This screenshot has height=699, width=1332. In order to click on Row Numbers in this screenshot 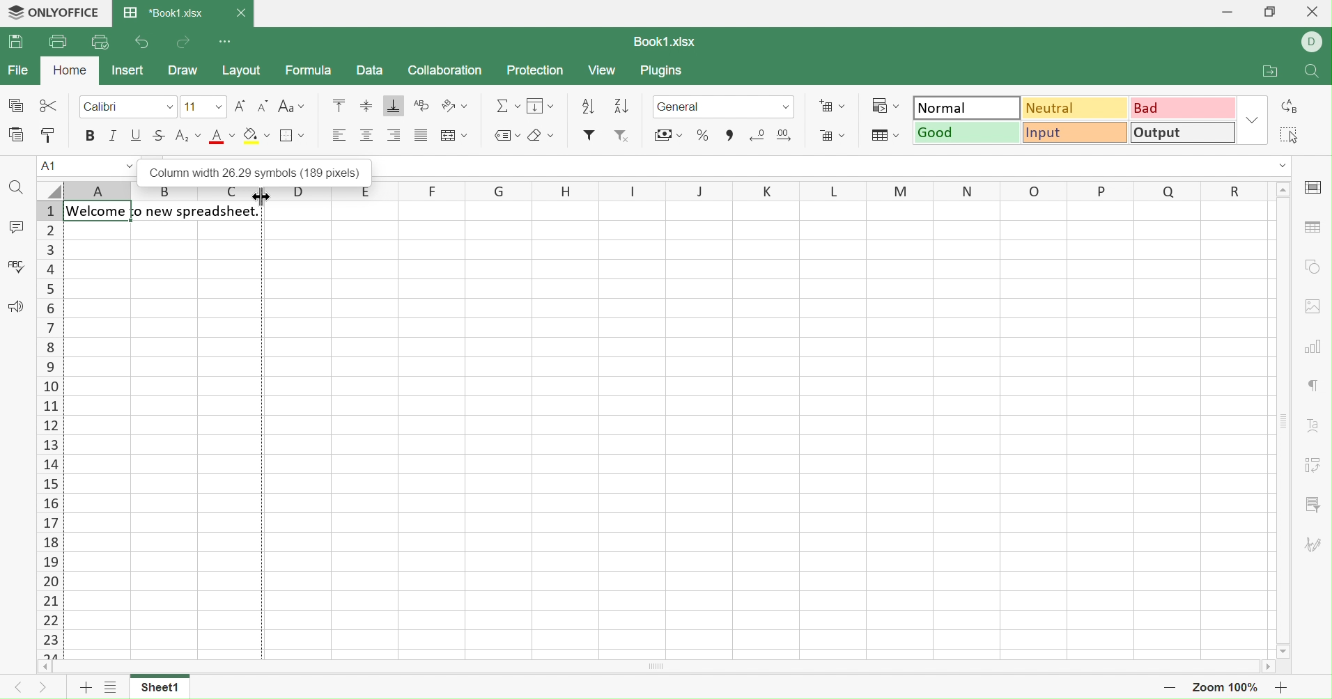, I will do `click(50, 430)`.